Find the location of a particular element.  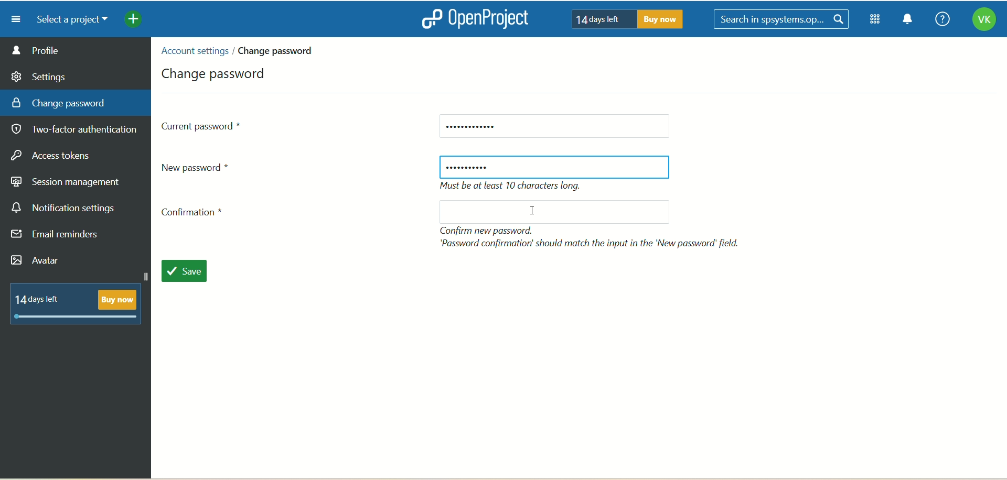

help is located at coordinates (939, 20).